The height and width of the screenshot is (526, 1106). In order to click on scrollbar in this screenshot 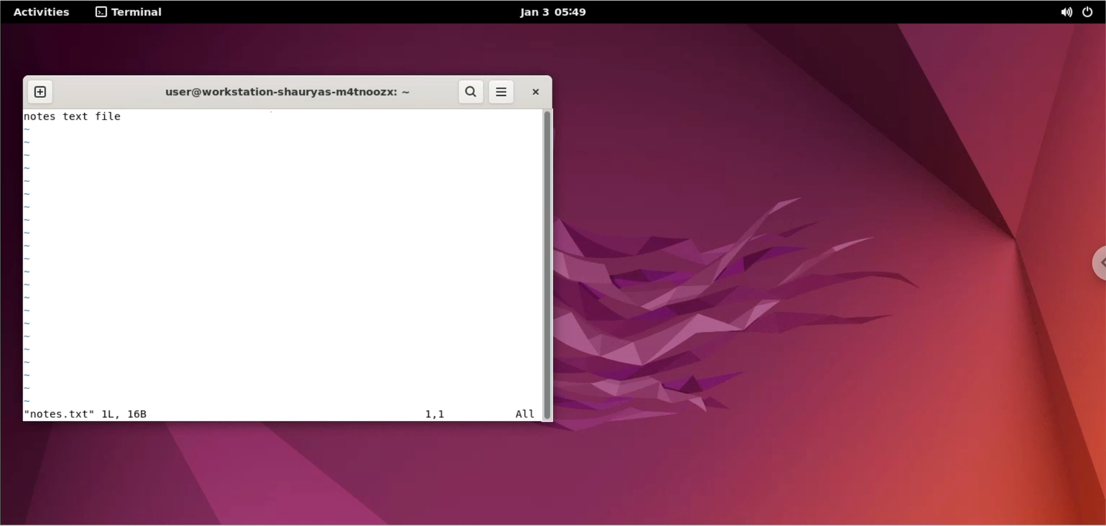, I will do `click(548, 264)`.